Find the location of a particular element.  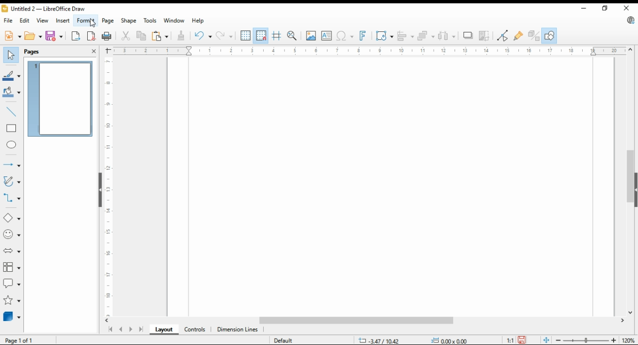

show draw functions is located at coordinates (548, 36).